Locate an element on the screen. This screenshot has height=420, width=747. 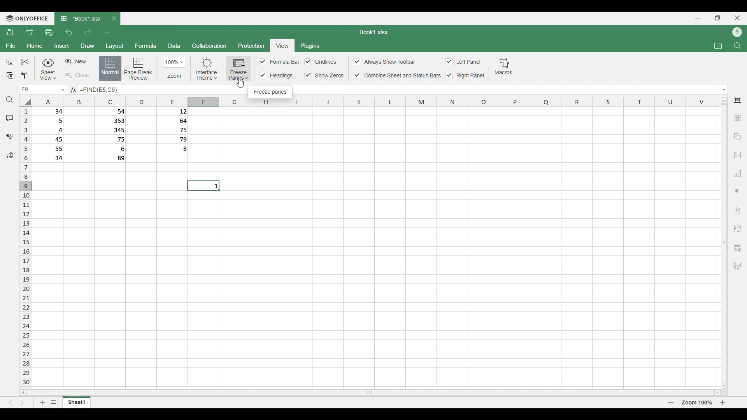
Sheet view options is located at coordinates (48, 69).